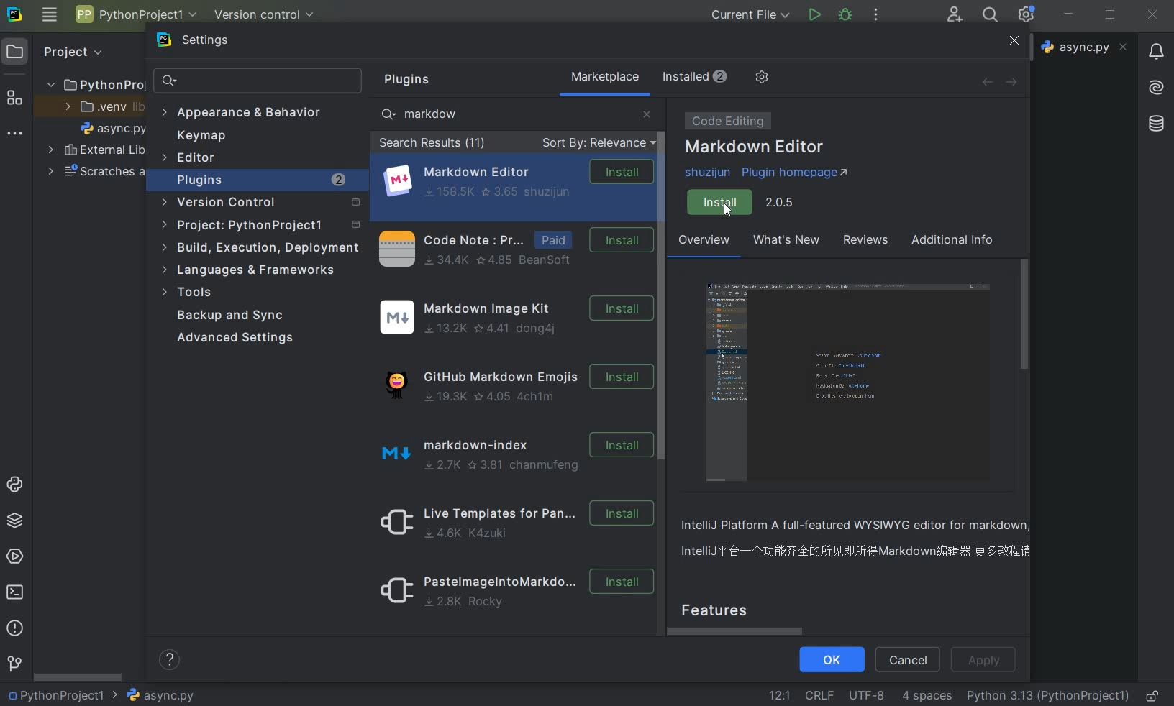  I want to click on python console, so click(16, 486).